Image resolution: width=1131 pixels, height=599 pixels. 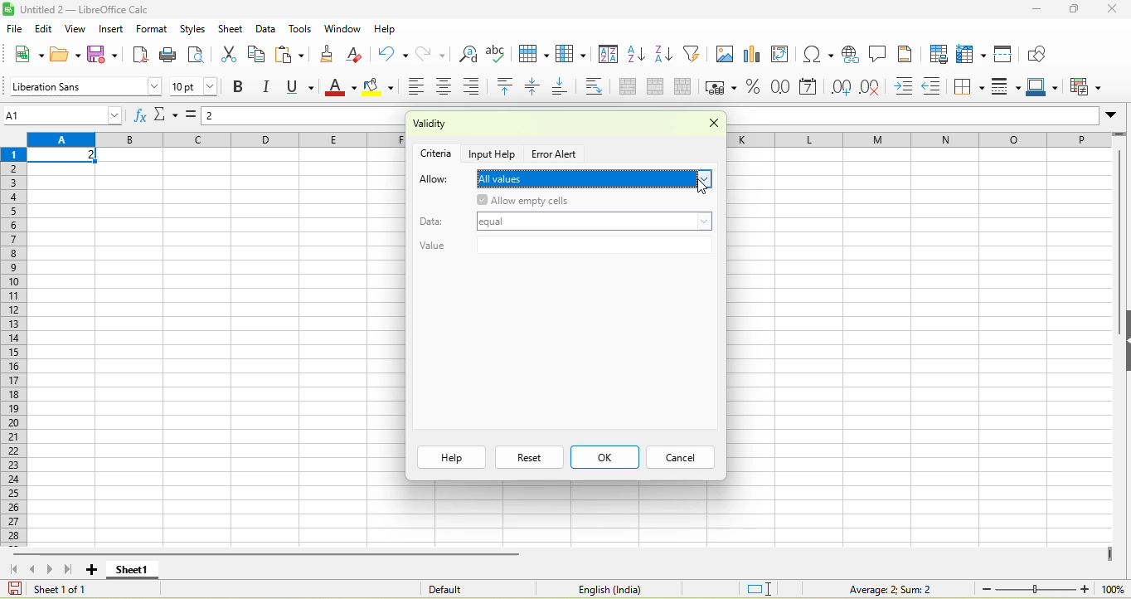 I want to click on center vertically, so click(x=537, y=87).